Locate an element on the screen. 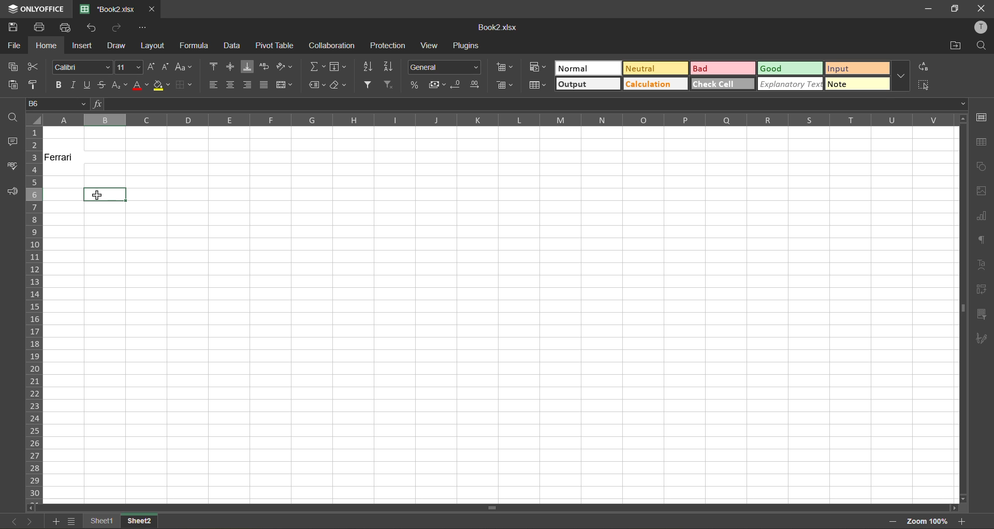 The height and width of the screenshot is (529, 994). zoom in is located at coordinates (961, 521).